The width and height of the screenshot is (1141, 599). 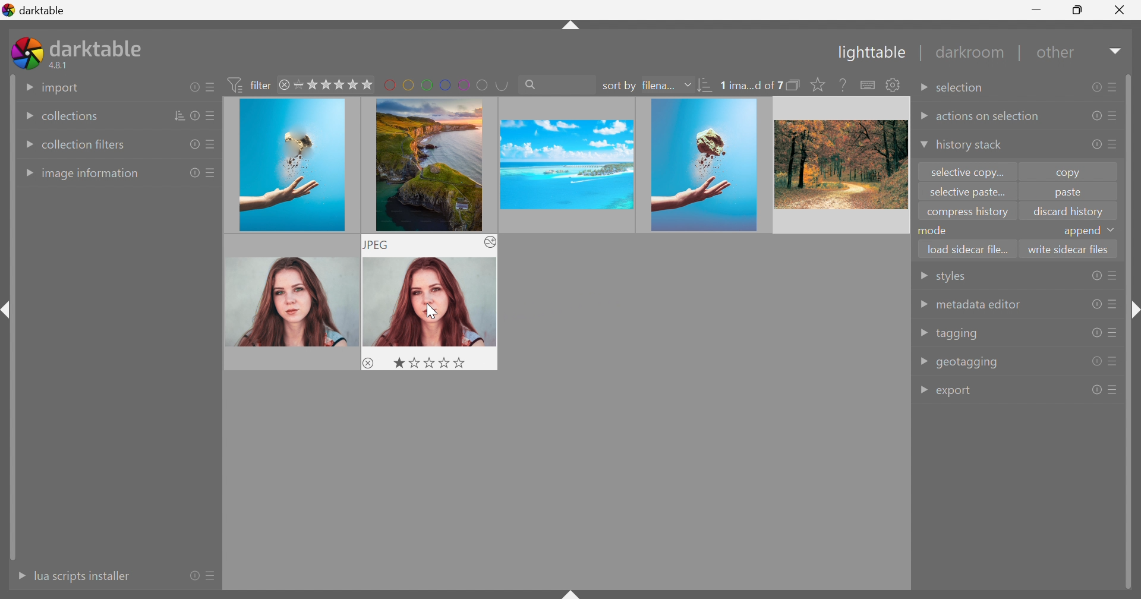 I want to click on darkroom, so click(x=972, y=53).